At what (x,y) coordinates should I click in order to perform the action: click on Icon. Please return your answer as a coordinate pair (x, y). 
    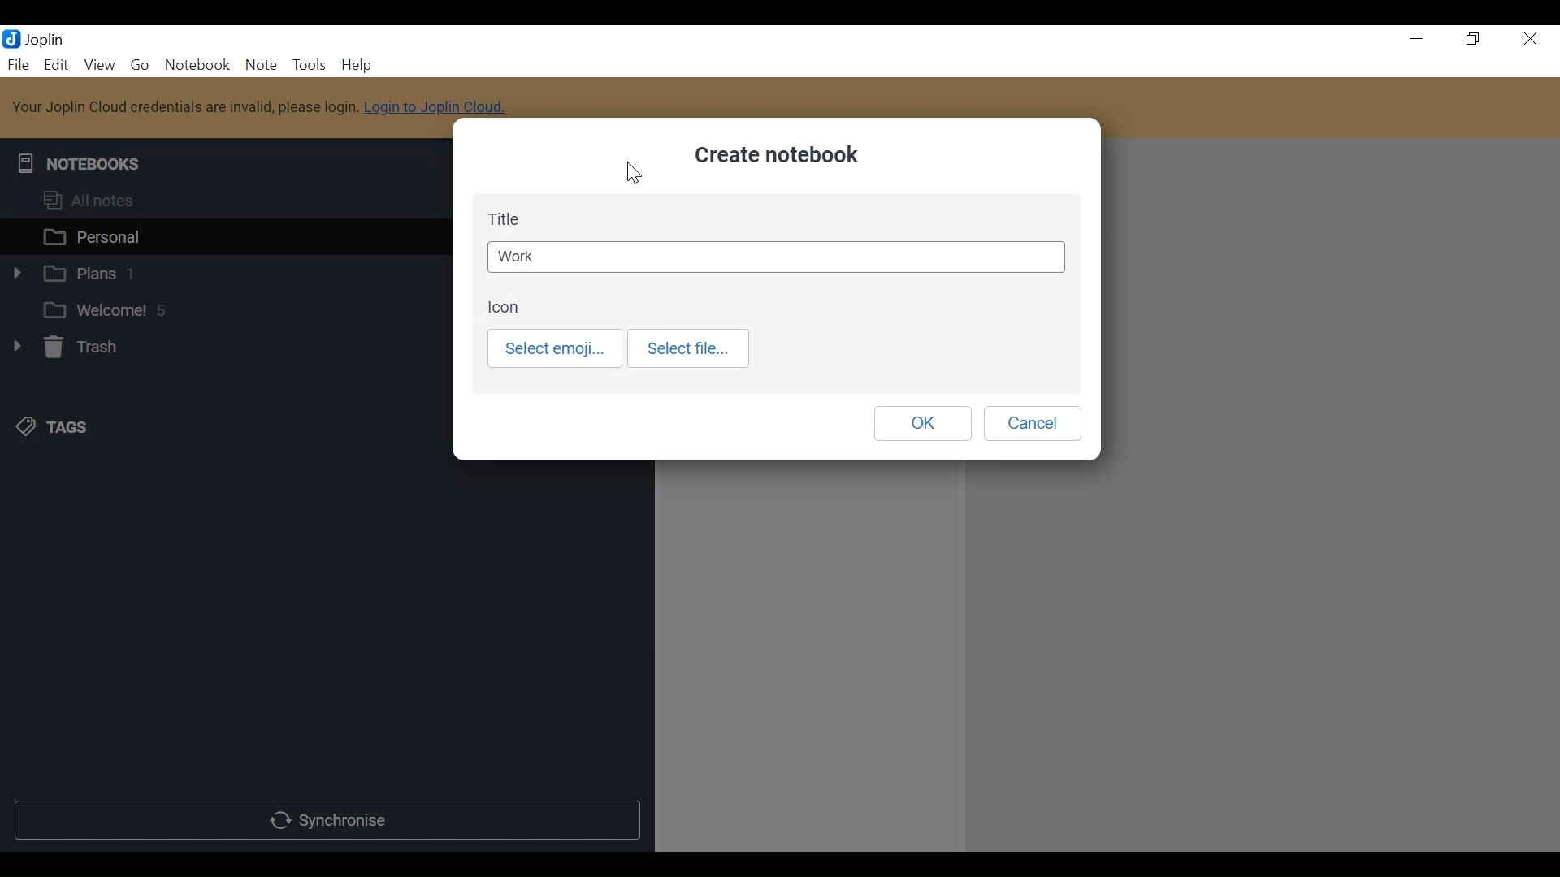
    Looking at the image, I should click on (505, 308).